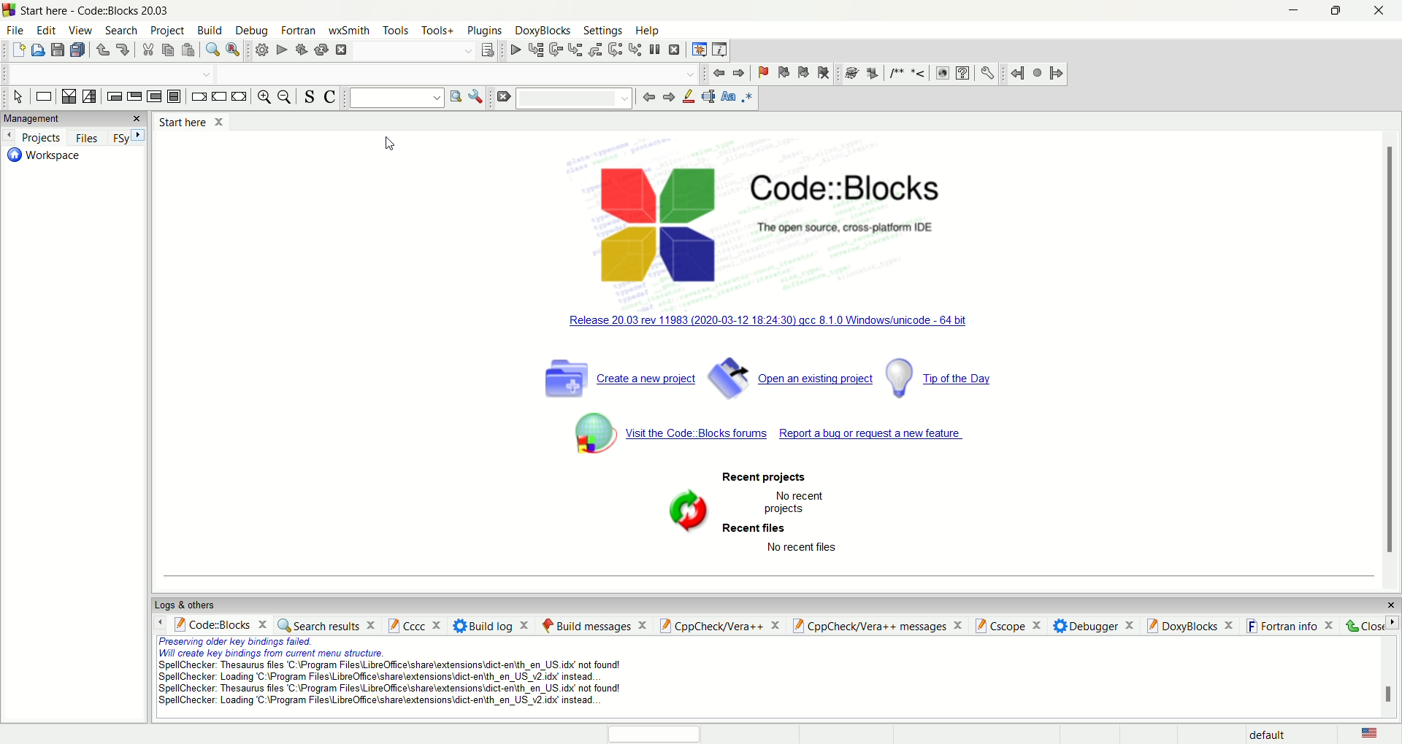  Describe the element at coordinates (719, 74) in the screenshot. I see `jump back` at that location.